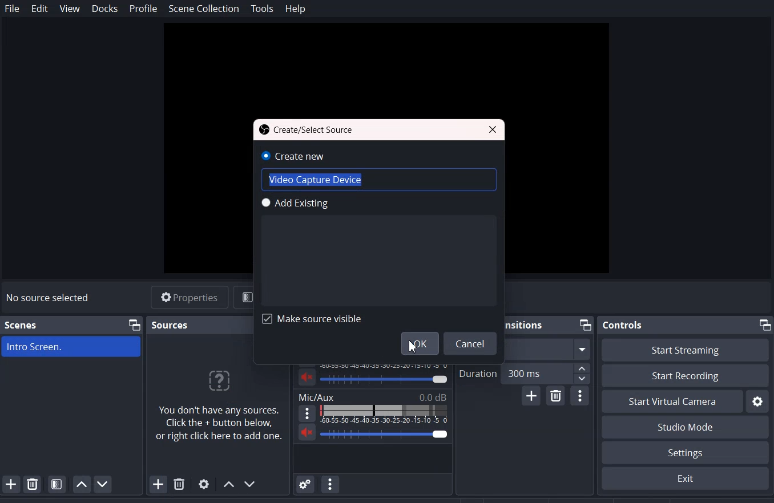 The image size is (774, 503). What do you see at coordinates (684, 350) in the screenshot?
I see `Start Streaming` at bounding box center [684, 350].